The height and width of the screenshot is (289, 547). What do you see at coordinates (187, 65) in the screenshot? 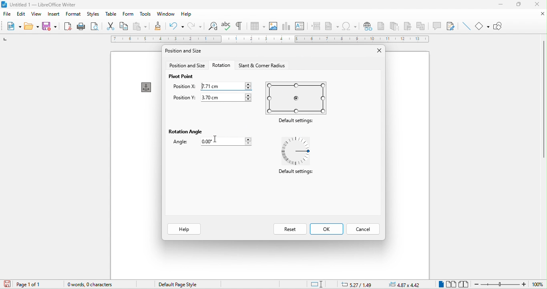
I see `position and size` at bounding box center [187, 65].